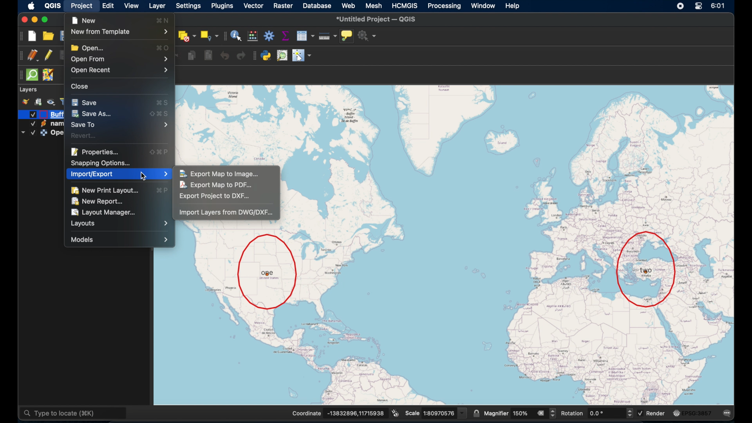  I want to click on Increase and decrease magnifier value, so click(553, 413).